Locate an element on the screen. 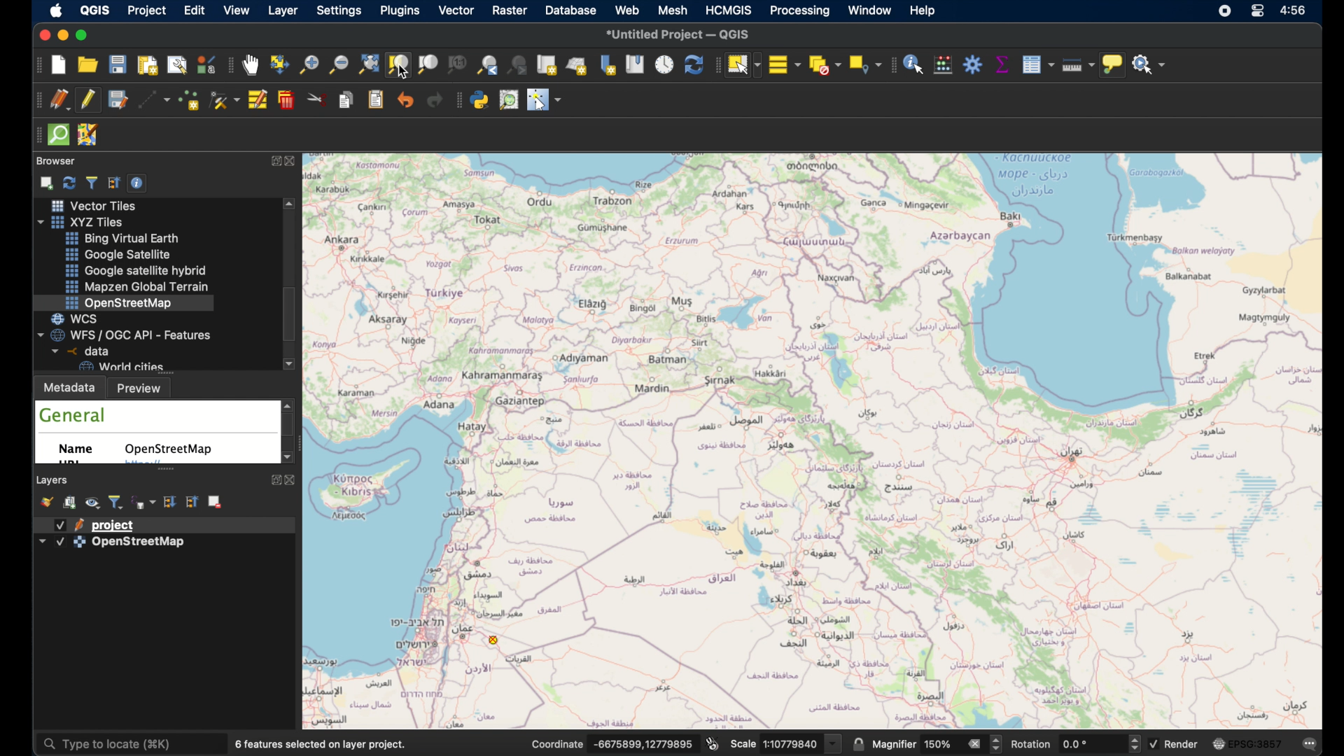 The image size is (1344, 756). rotation is located at coordinates (1032, 744).